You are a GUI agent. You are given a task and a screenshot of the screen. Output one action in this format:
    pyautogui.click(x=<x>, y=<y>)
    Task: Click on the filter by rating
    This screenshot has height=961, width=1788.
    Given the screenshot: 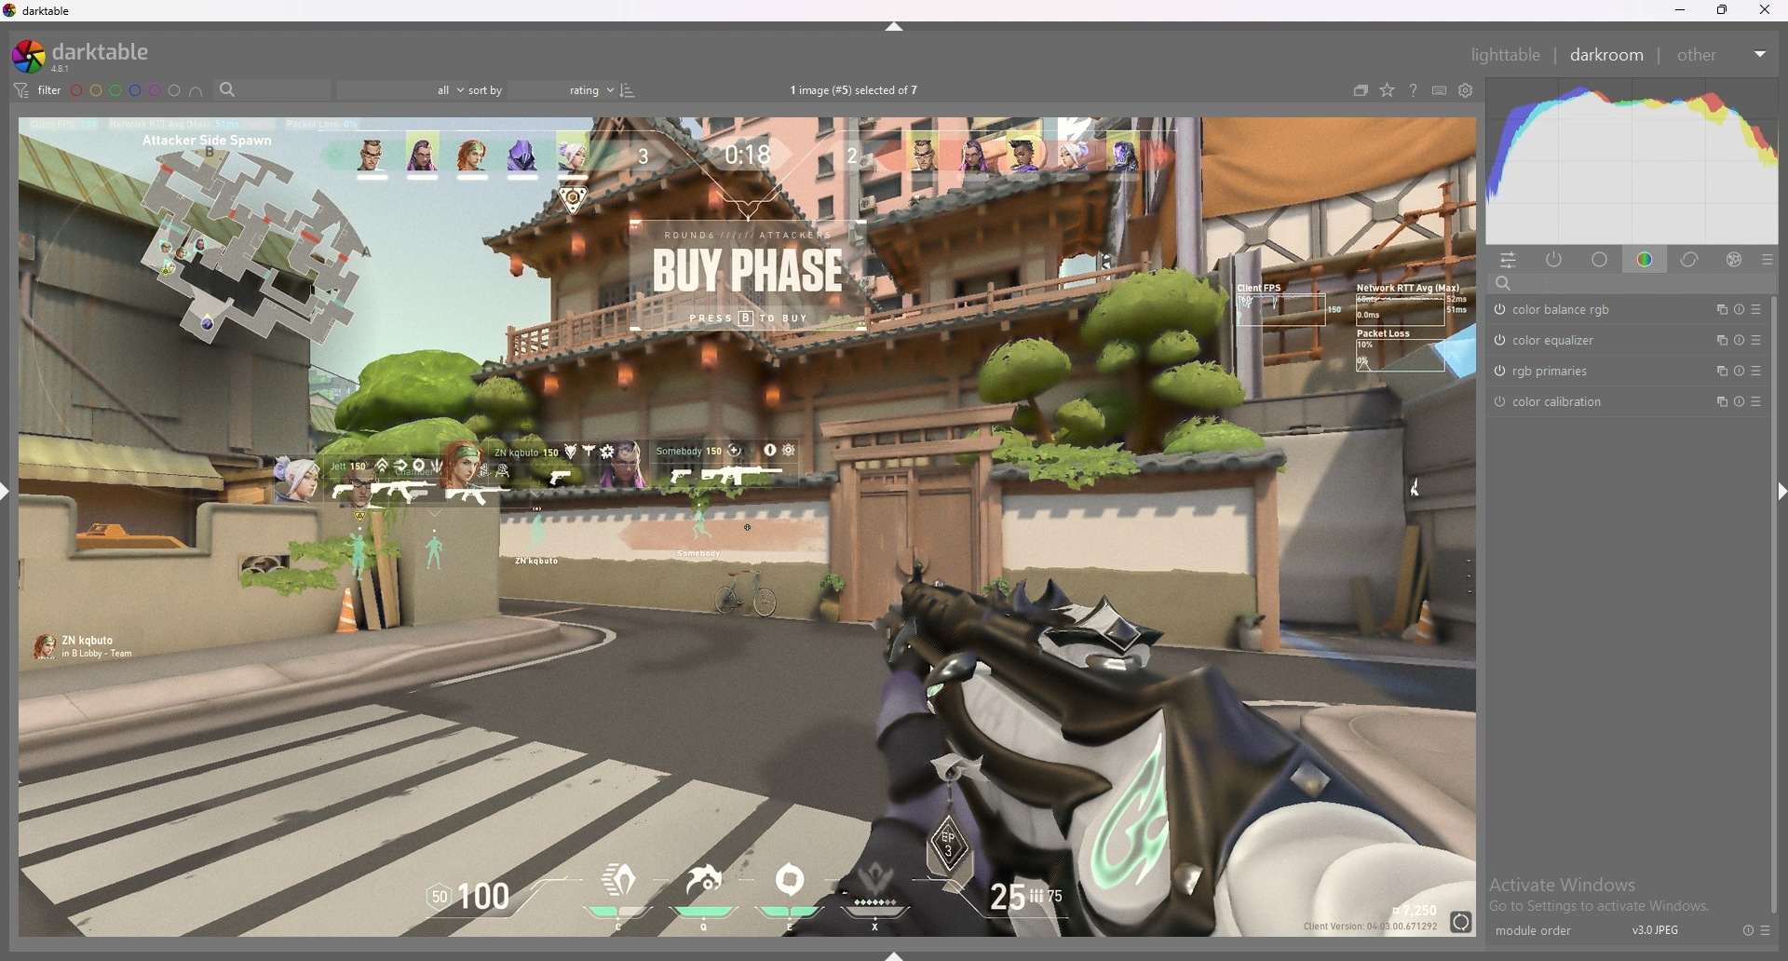 What is the action you would take?
    pyautogui.click(x=400, y=90)
    